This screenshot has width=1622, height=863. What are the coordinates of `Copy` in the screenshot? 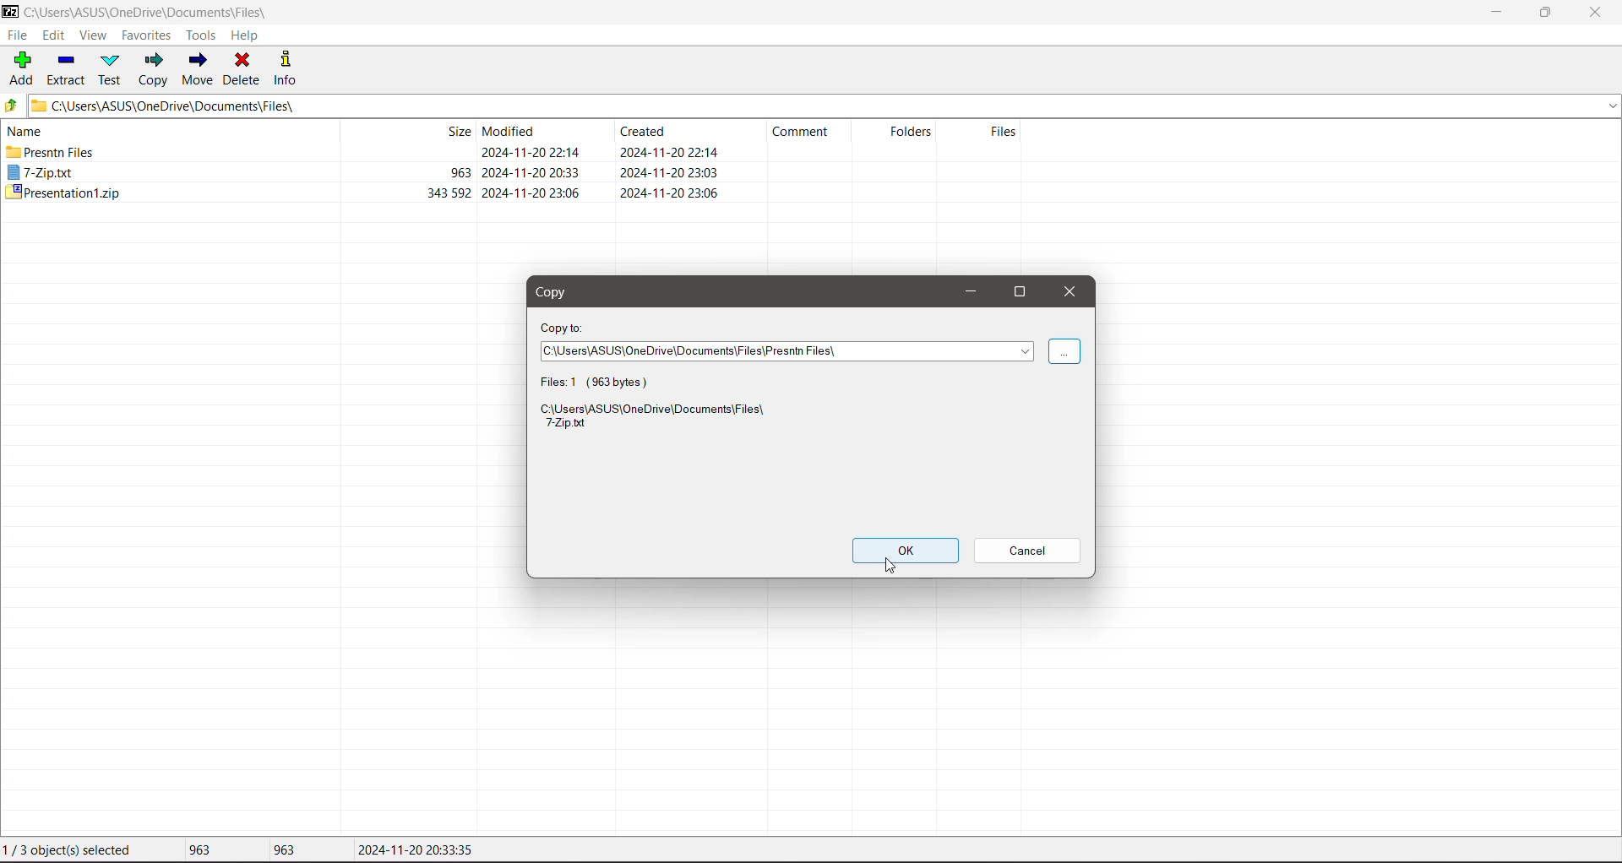 It's located at (558, 294).